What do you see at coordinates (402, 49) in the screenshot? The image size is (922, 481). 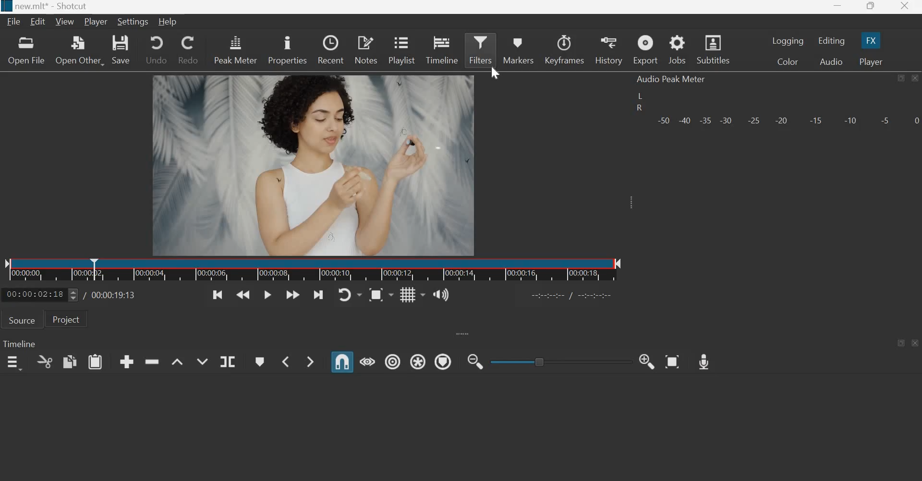 I see `Playlist` at bounding box center [402, 49].